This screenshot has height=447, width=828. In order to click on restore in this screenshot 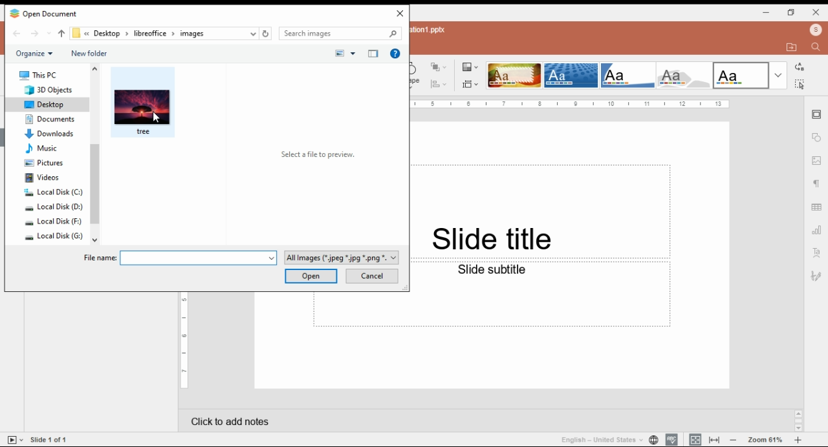, I will do `click(790, 13)`.